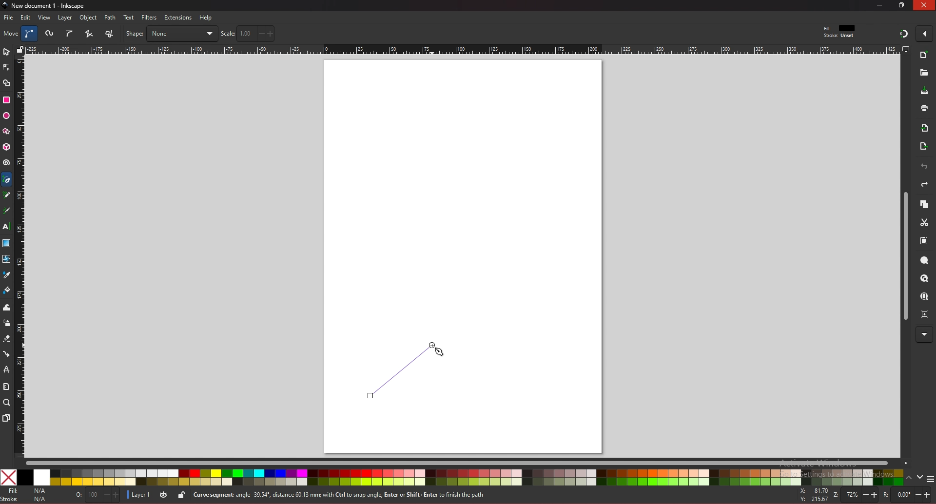  I want to click on scroll bar, so click(466, 462).